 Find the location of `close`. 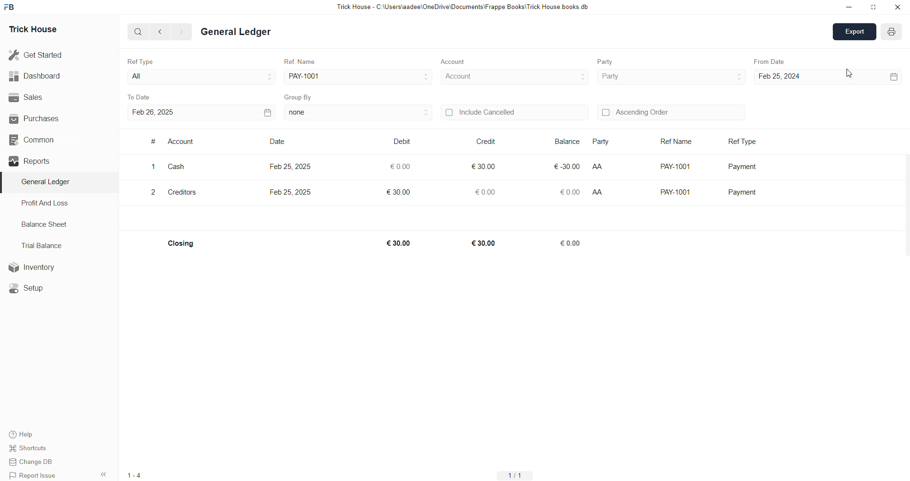

close is located at coordinates (898, 7).